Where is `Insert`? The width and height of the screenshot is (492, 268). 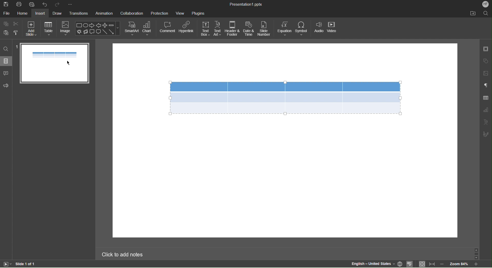 Insert is located at coordinates (41, 14).